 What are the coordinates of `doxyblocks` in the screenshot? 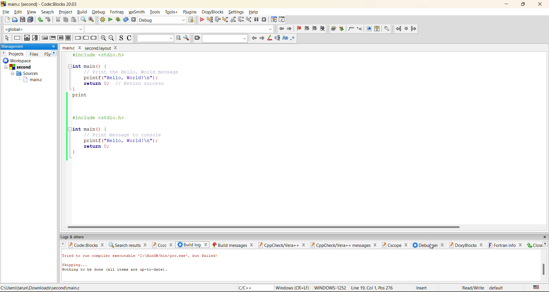 It's located at (360, 29).